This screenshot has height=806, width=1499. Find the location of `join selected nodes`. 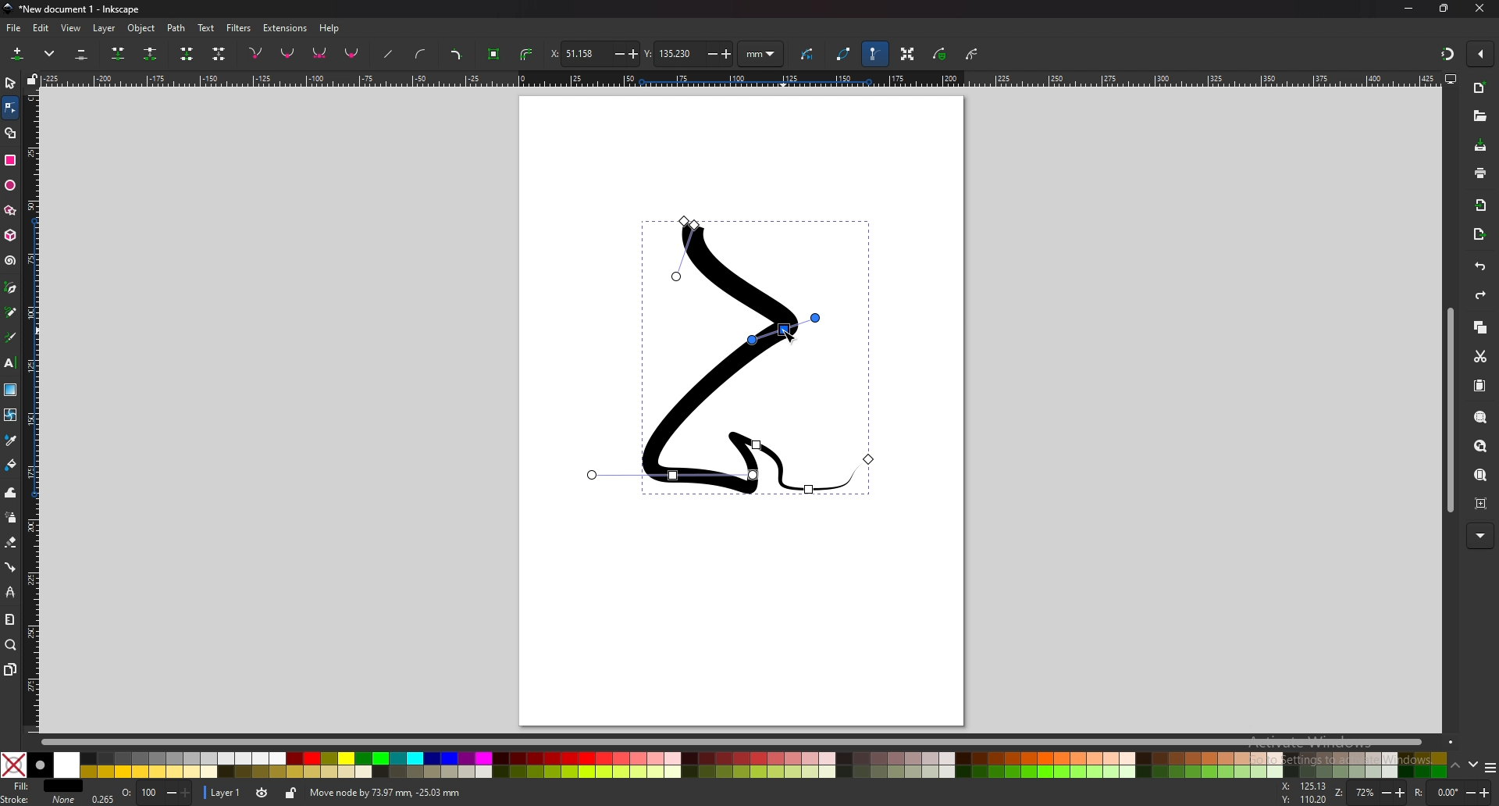

join selected nodes is located at coordinates (119, 52).